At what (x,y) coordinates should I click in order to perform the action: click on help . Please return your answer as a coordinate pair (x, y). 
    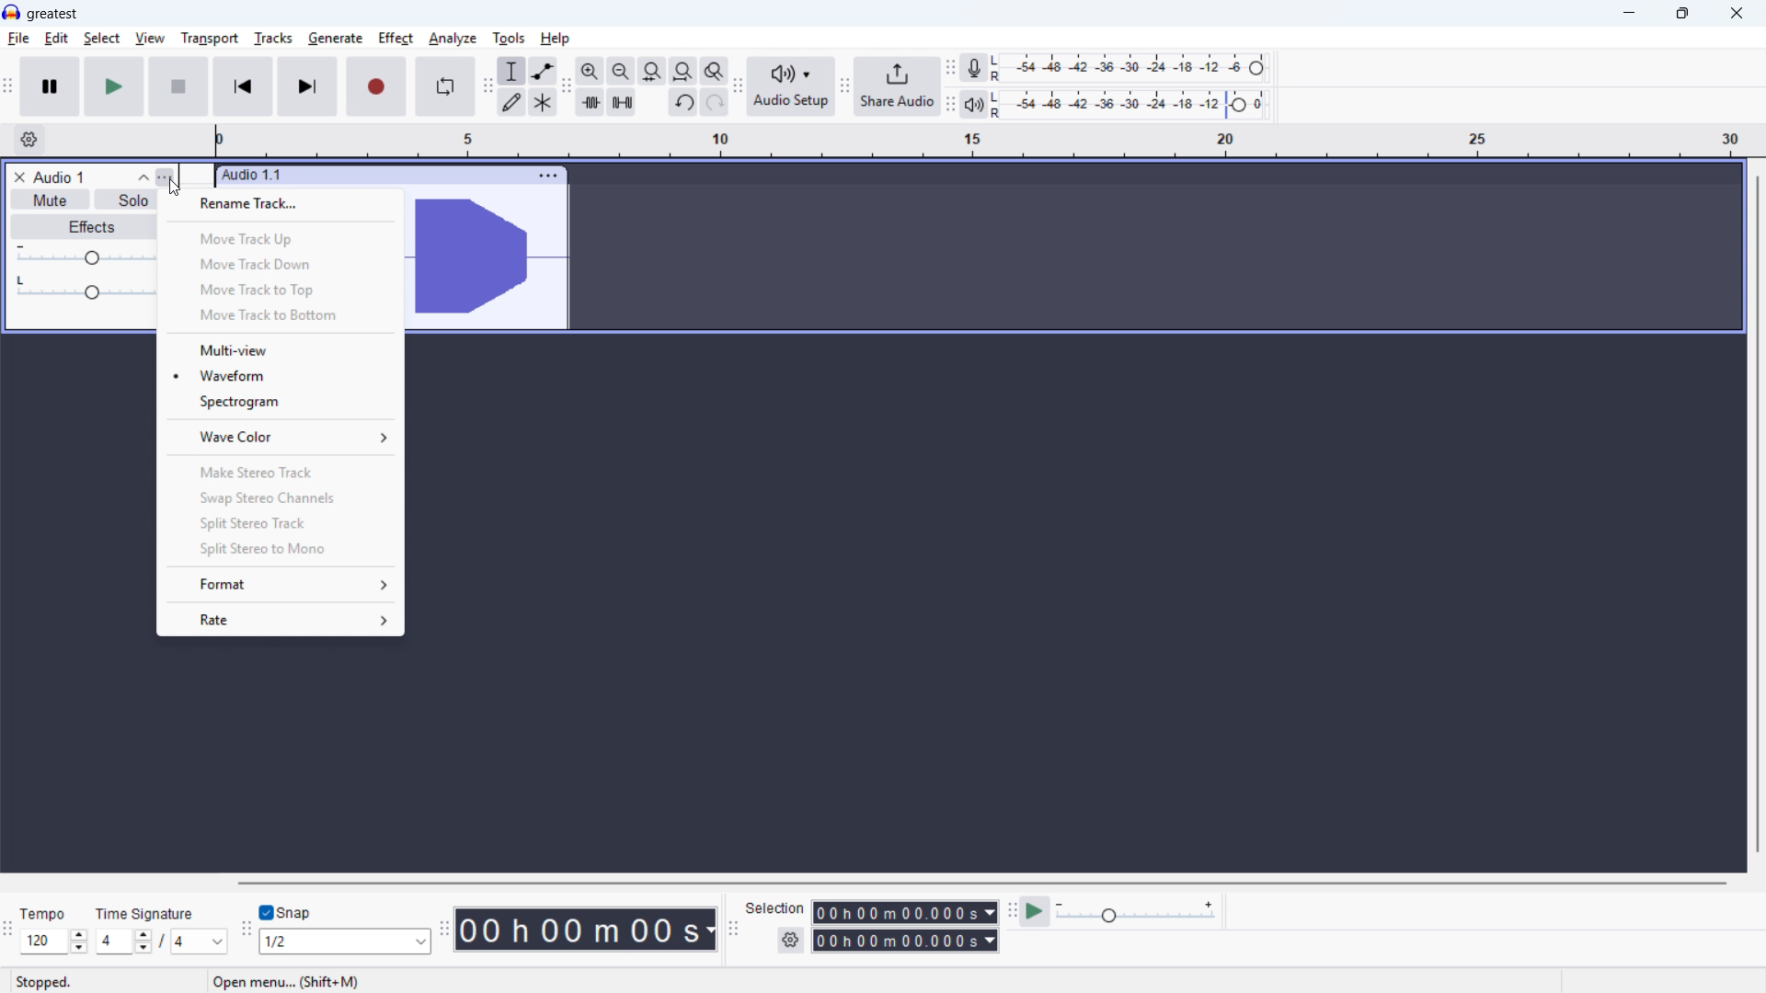
    Looking at the image, I should click on (556, 39).